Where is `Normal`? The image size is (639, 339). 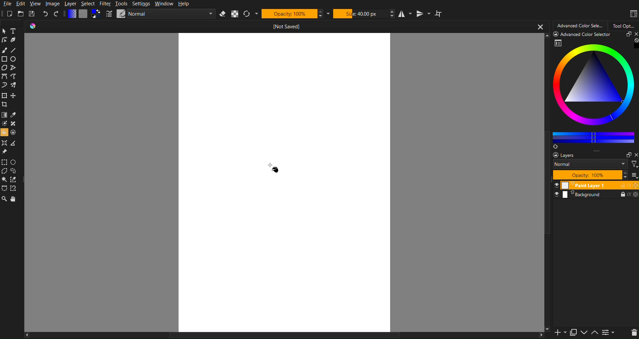 Normal is located at coordinates (160, 14).